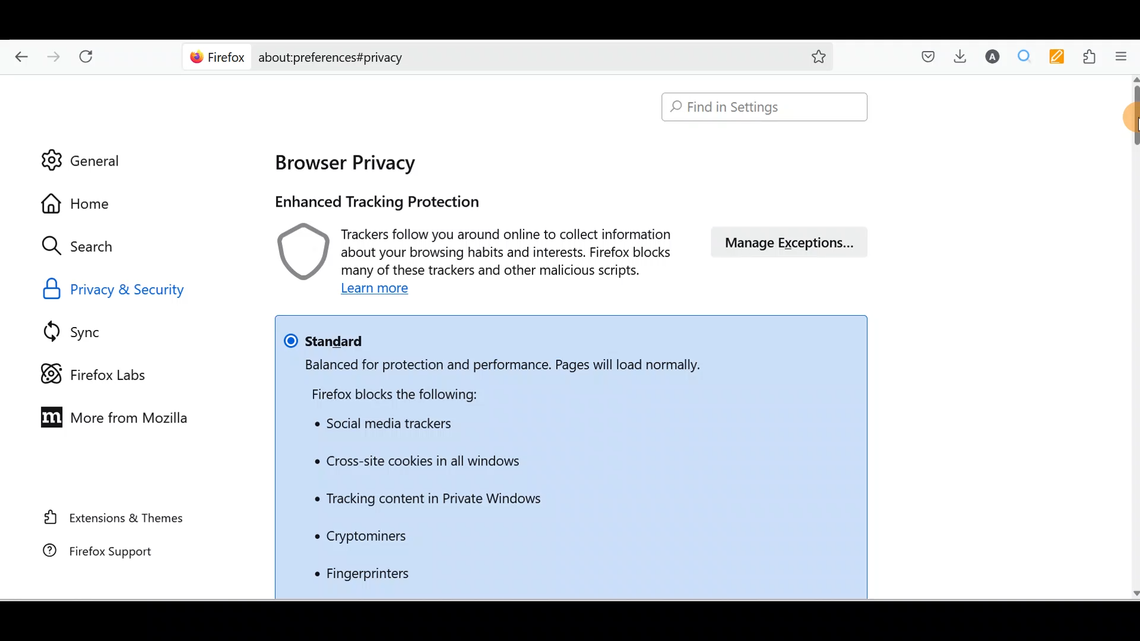  I want to click on Enhanced Tracking Protection, so click(376, 201).